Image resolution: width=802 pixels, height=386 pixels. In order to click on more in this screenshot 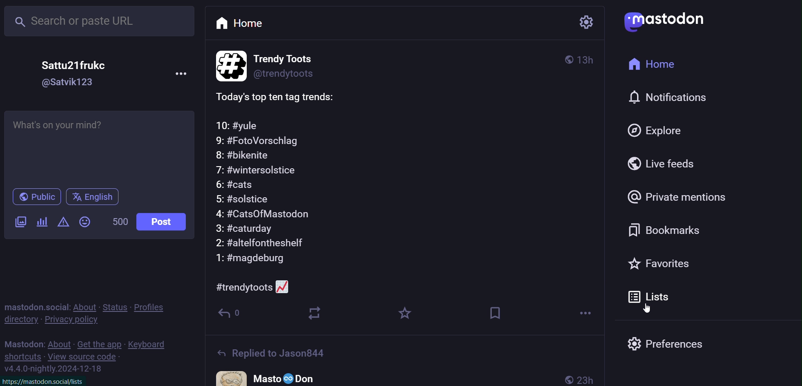, I will do `click(179, 74)`.